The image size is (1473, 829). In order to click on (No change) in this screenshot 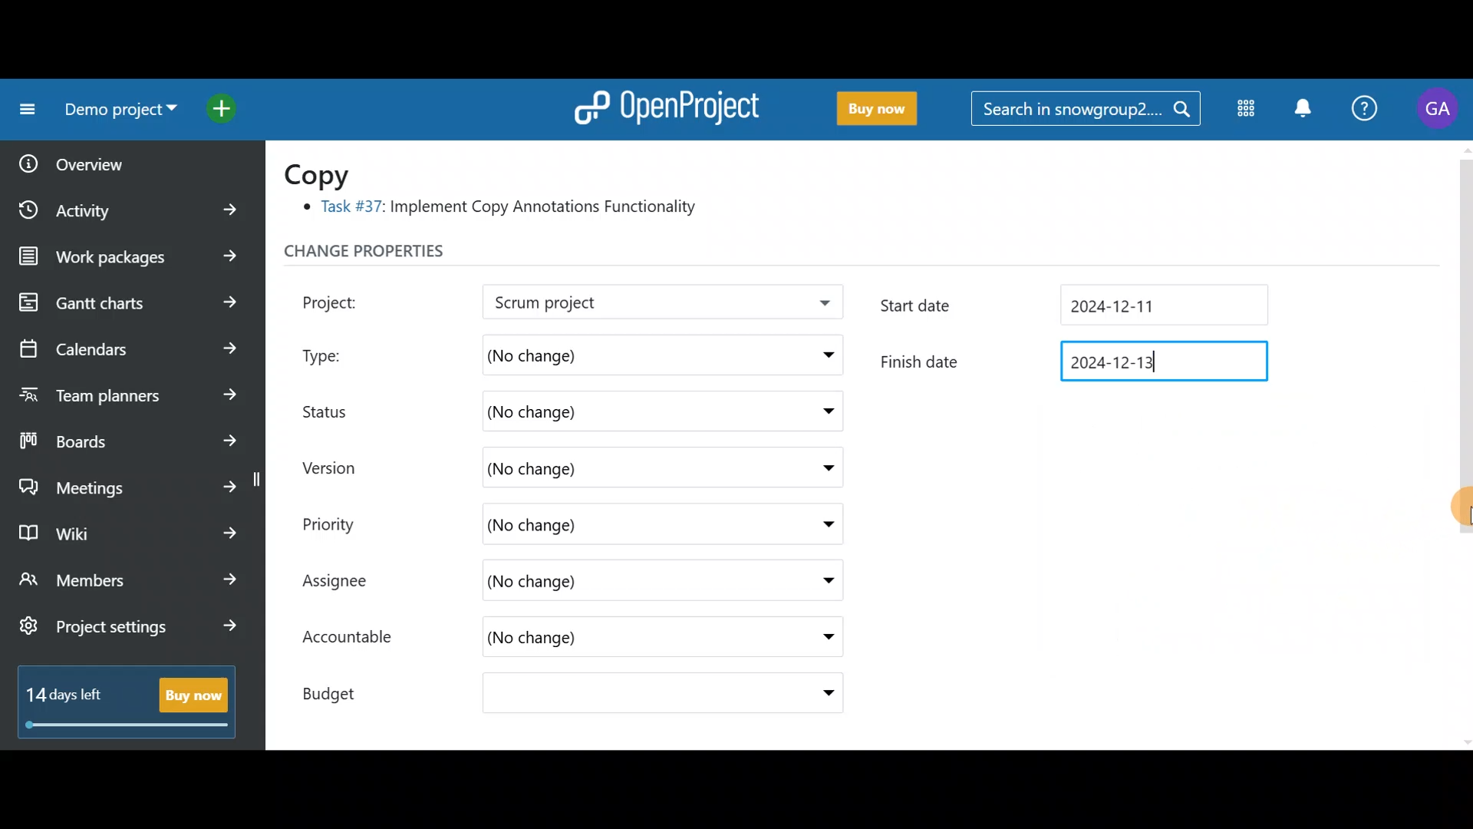, I will do `click(606, 583)`.